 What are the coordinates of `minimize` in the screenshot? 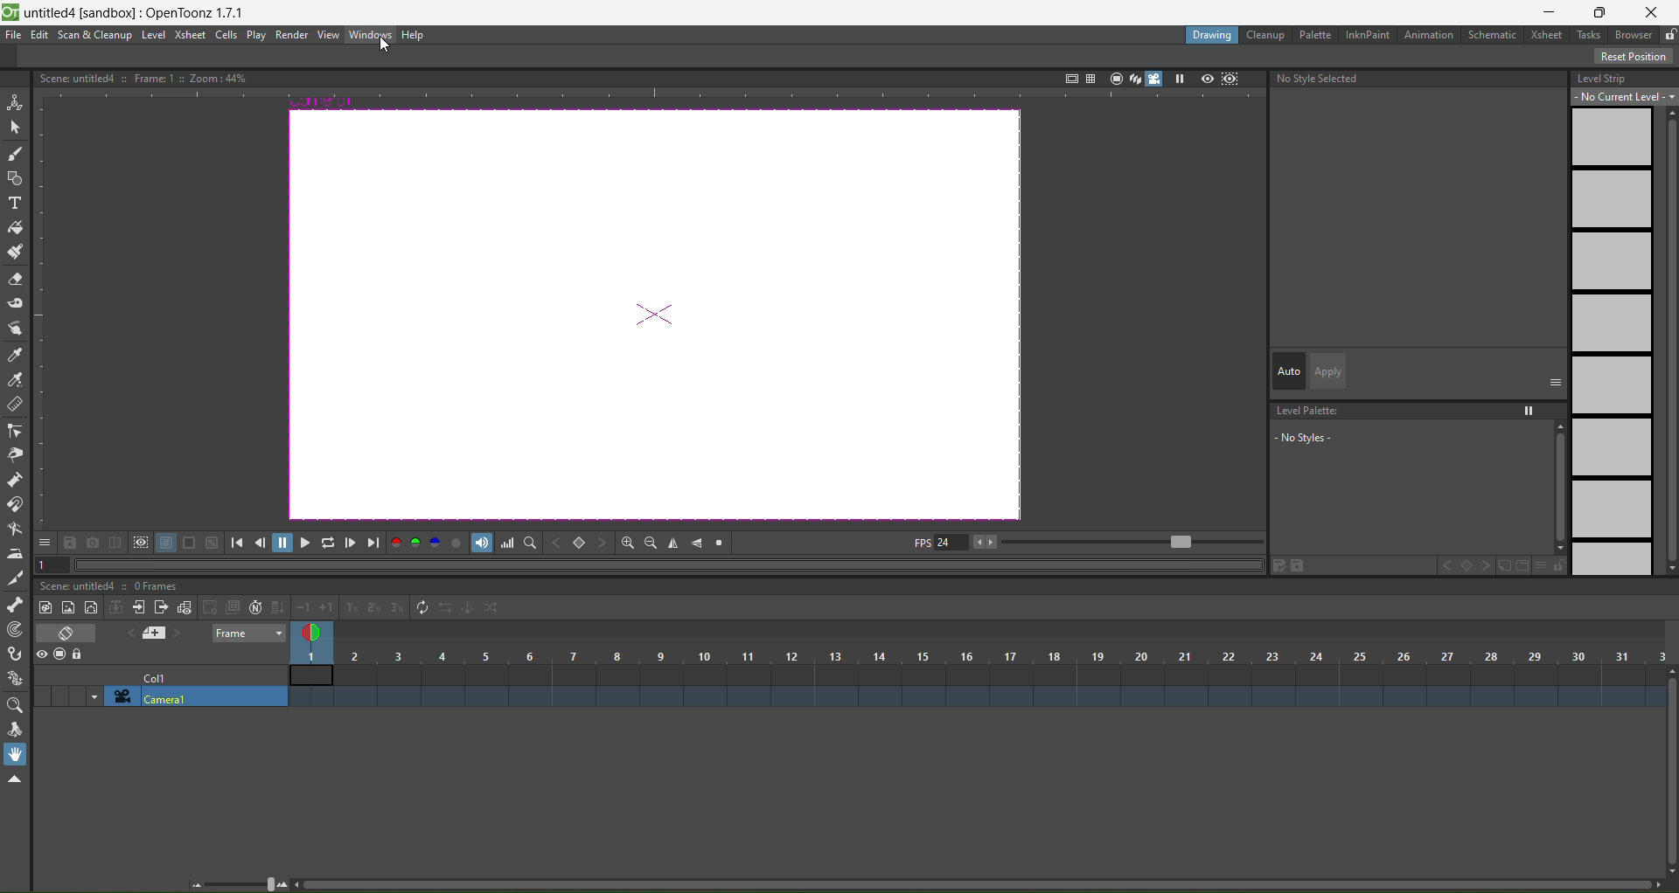 It's located at (1548, 12).